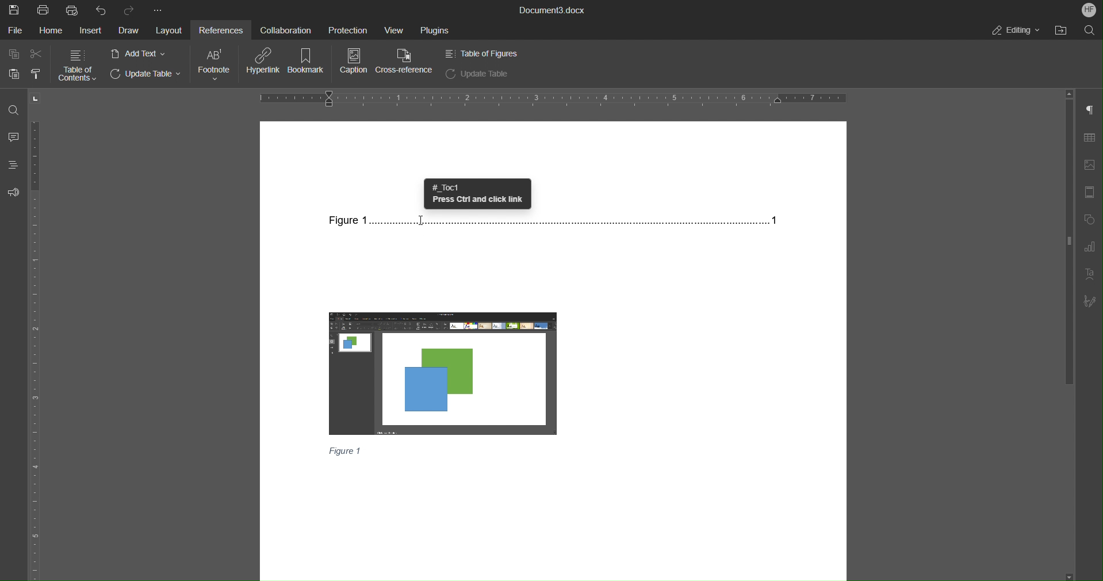  What do you see at coordinates (390, 28) in the screenshot?
I see `View ` at bounding box center [390, 28].